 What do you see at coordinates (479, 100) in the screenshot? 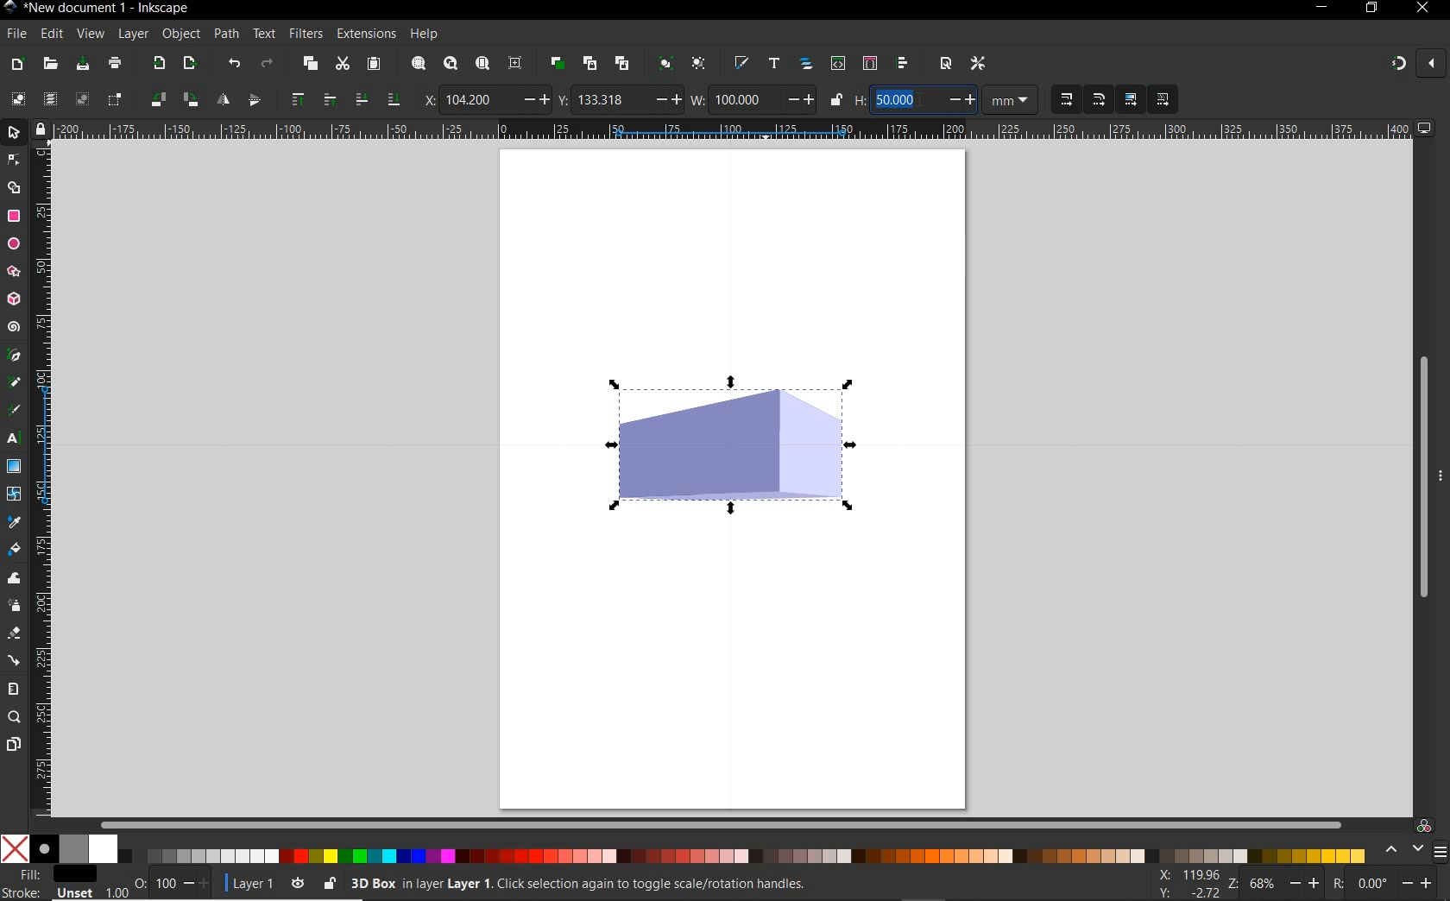
I see `104` at bounding box center [479, 100].